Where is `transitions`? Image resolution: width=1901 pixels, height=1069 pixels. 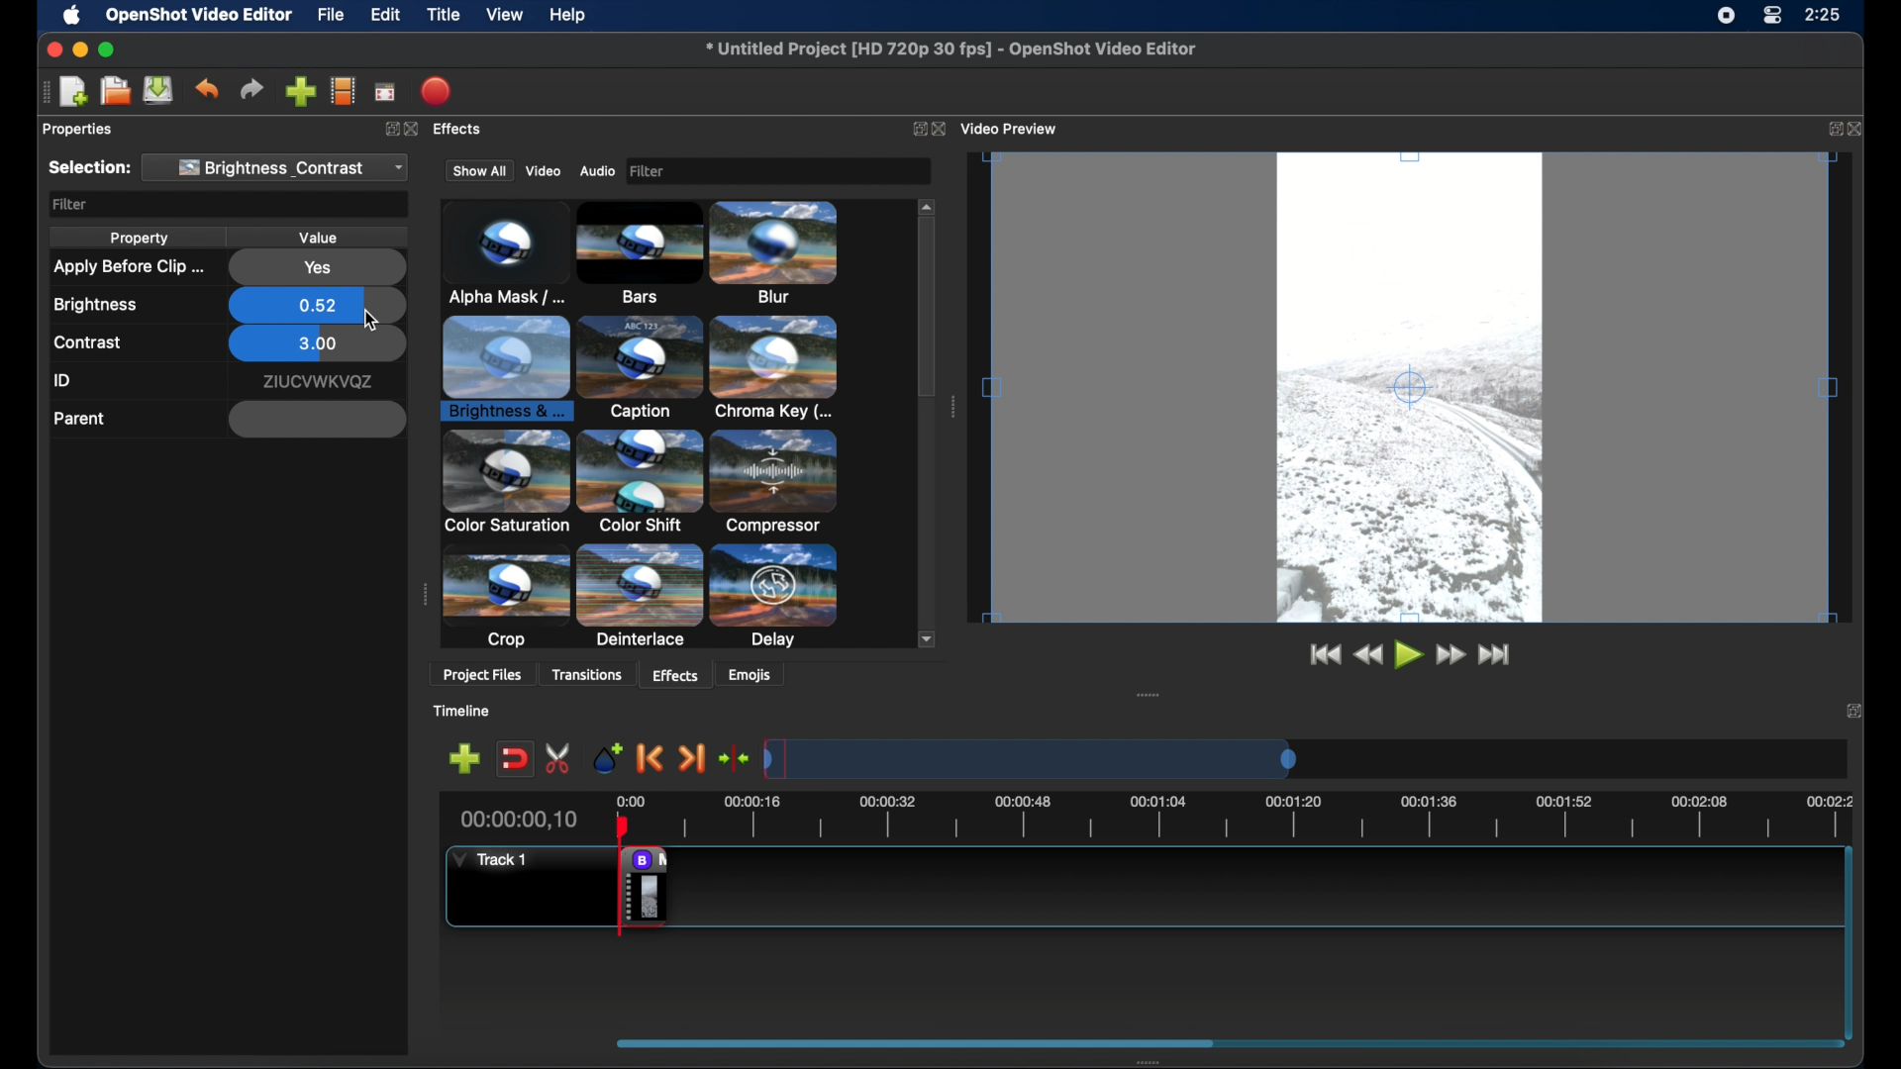
transitions is located at coordinates (593, 674).